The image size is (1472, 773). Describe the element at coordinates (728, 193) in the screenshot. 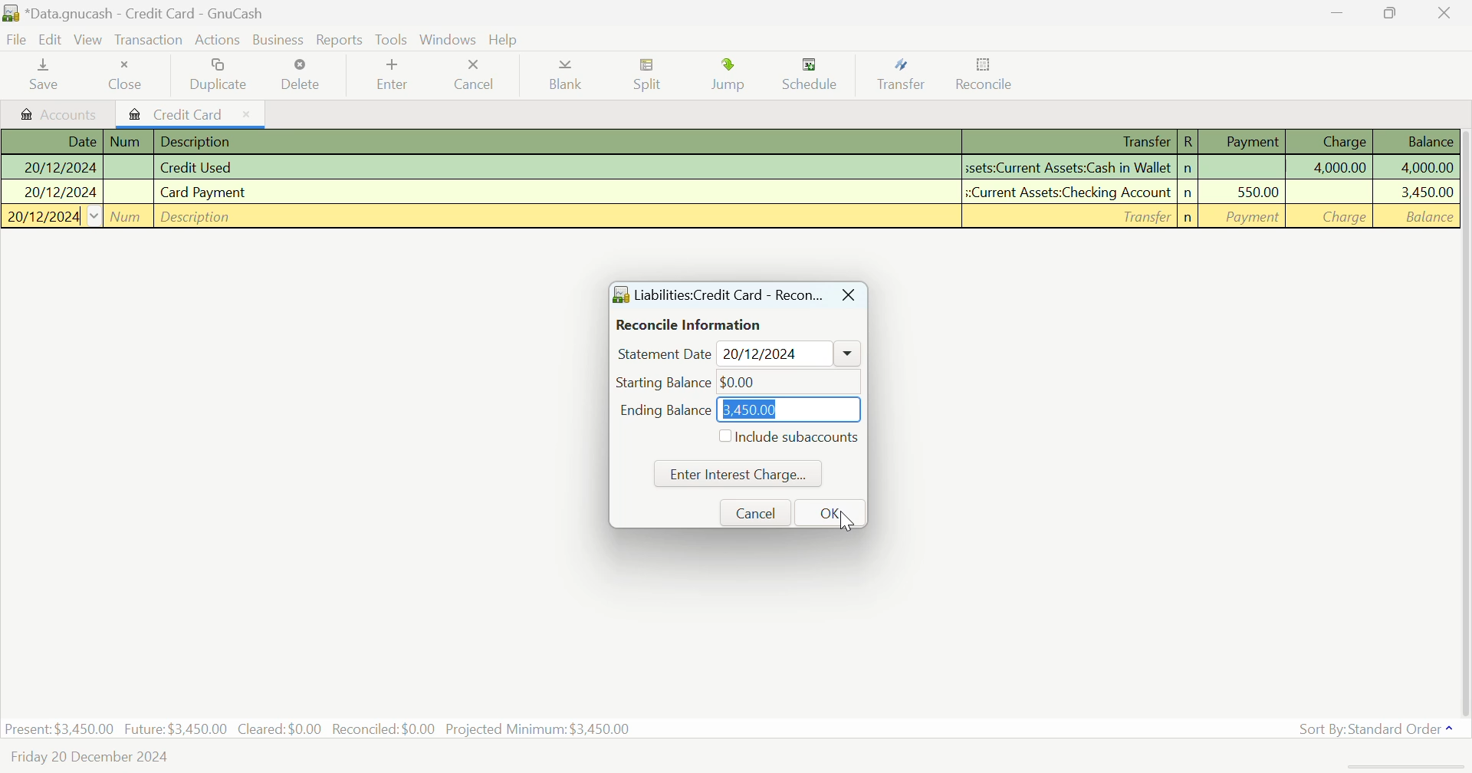

I see `Card Payment Transaction` at that location.